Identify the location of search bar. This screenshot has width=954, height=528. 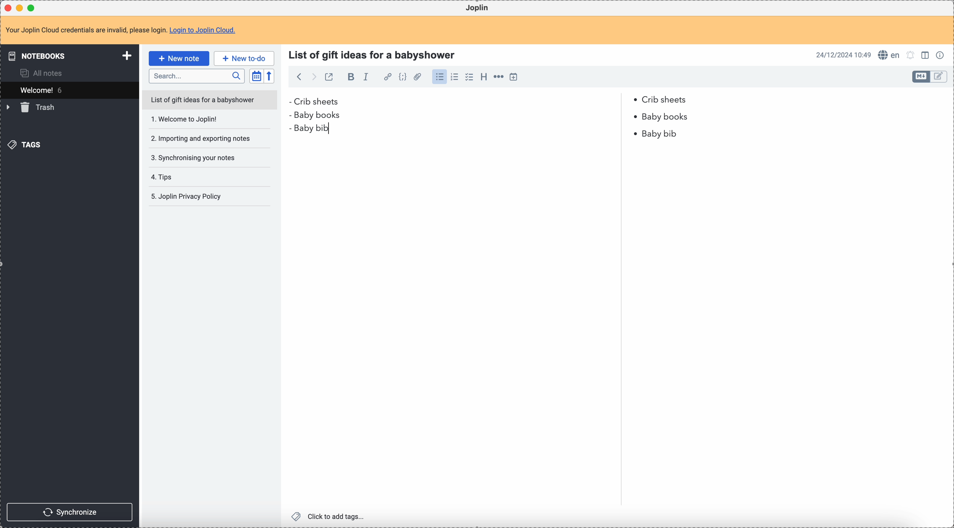
(197, 76).